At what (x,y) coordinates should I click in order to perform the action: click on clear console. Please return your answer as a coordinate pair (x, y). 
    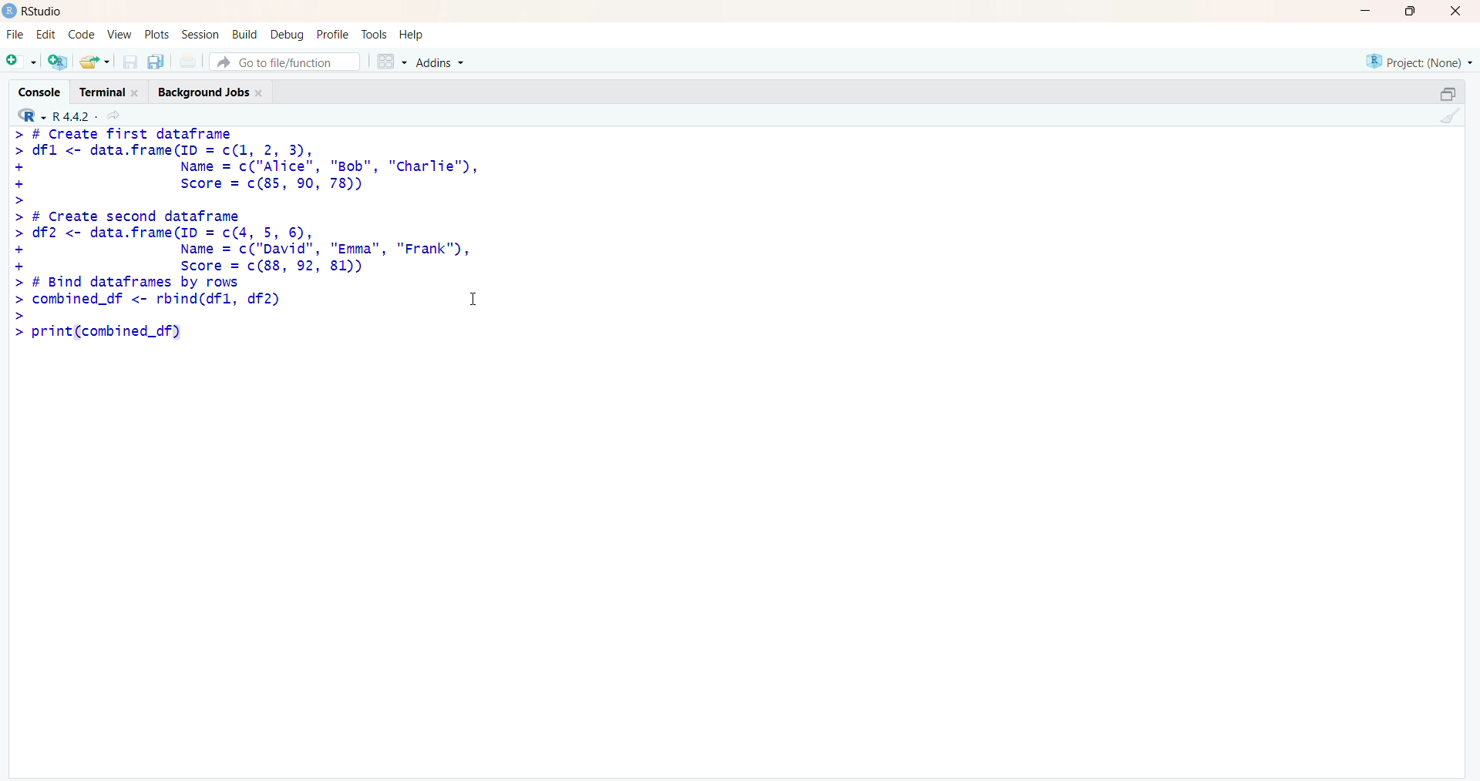
    Looking at the image, I should click on (1445, 116).